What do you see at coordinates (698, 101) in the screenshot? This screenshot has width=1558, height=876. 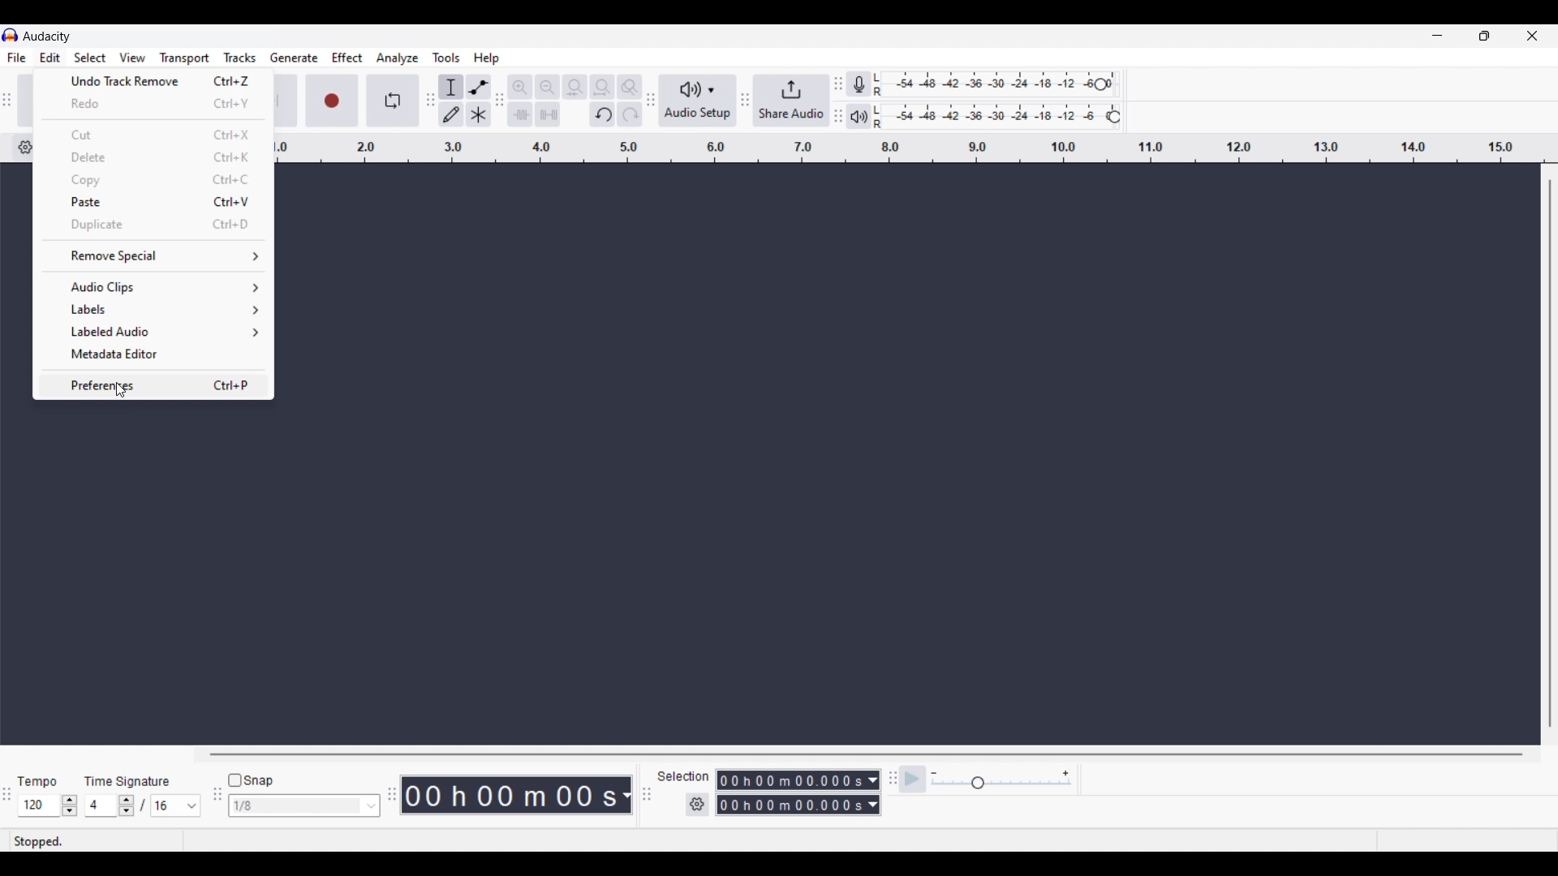 I see `Audio setup` at bounding box center [698, 101].